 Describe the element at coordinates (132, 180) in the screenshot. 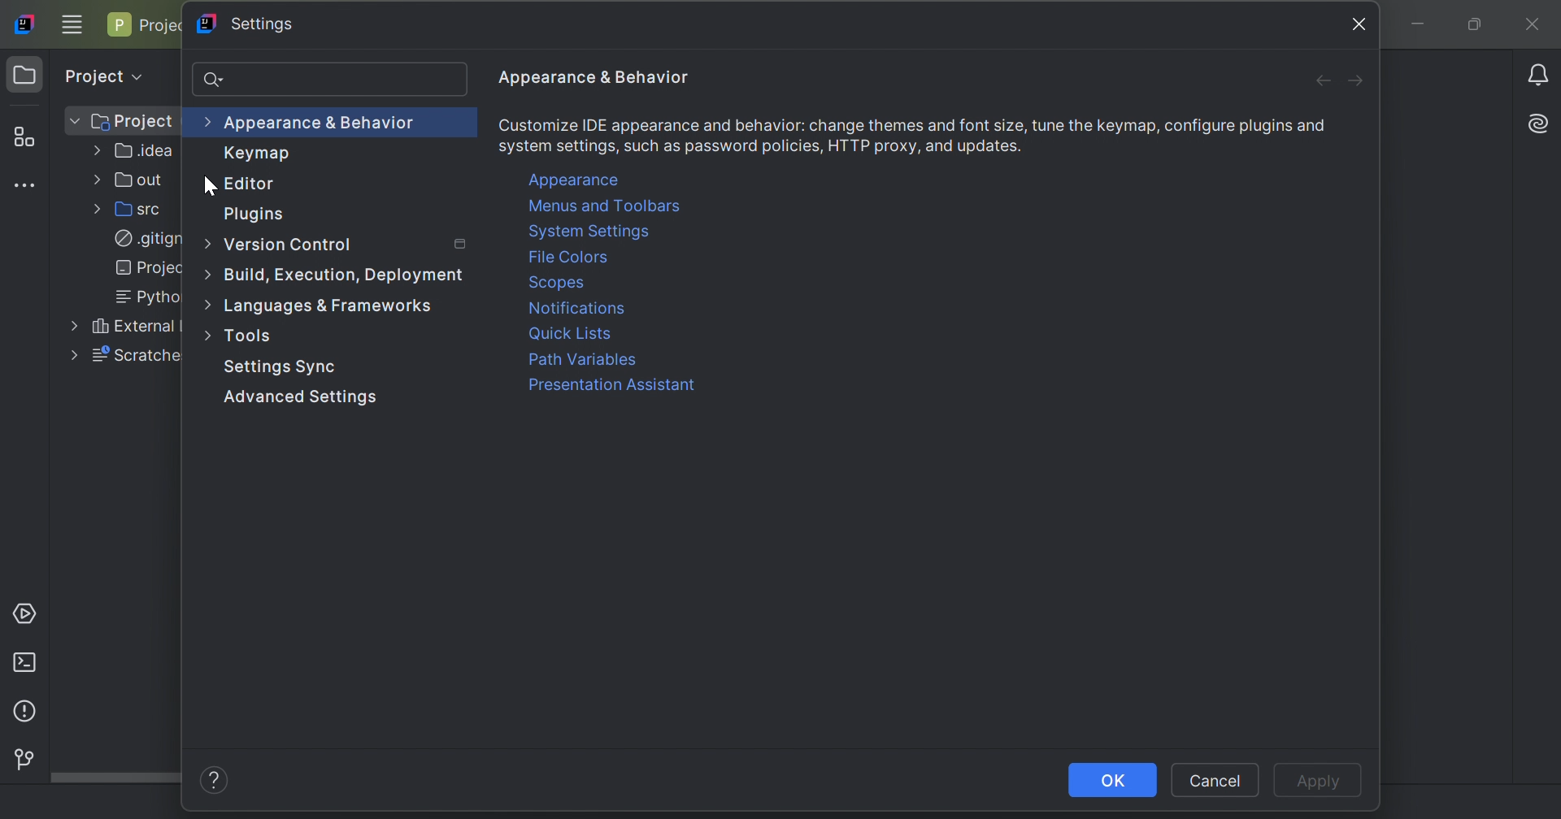

I see `out` at that location.